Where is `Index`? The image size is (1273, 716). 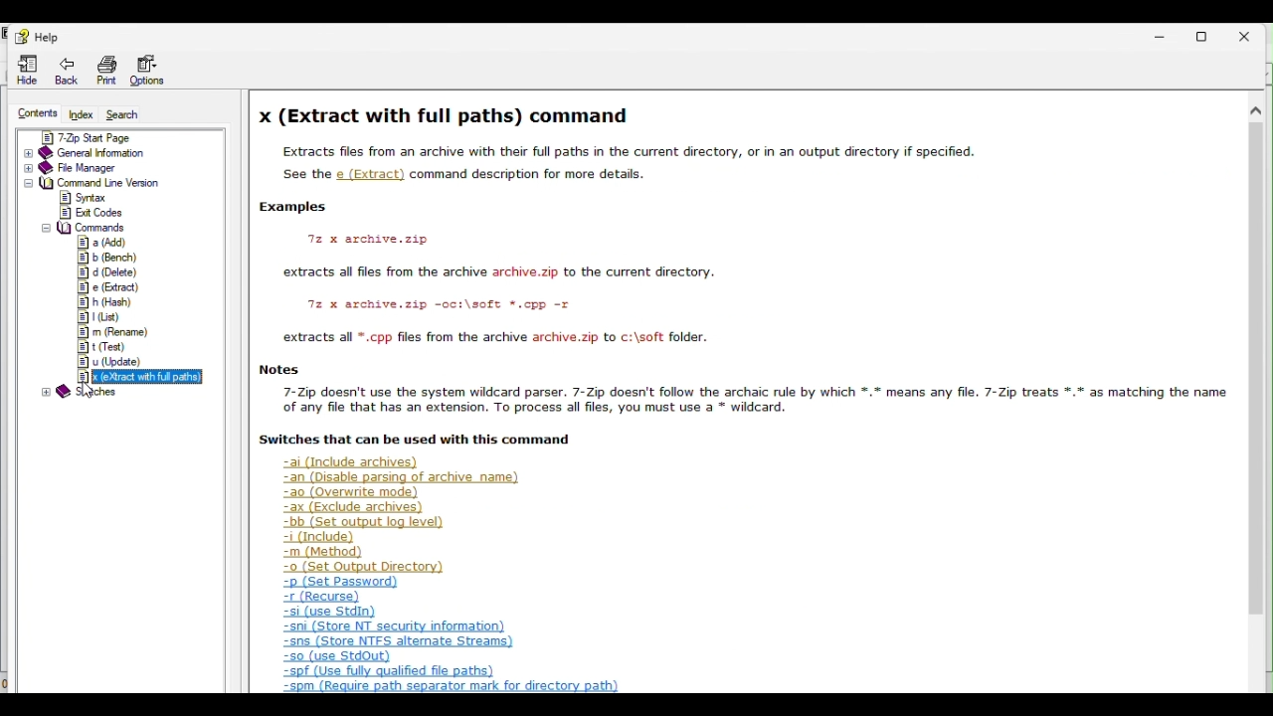
Index is located at coordinates (84, 116).